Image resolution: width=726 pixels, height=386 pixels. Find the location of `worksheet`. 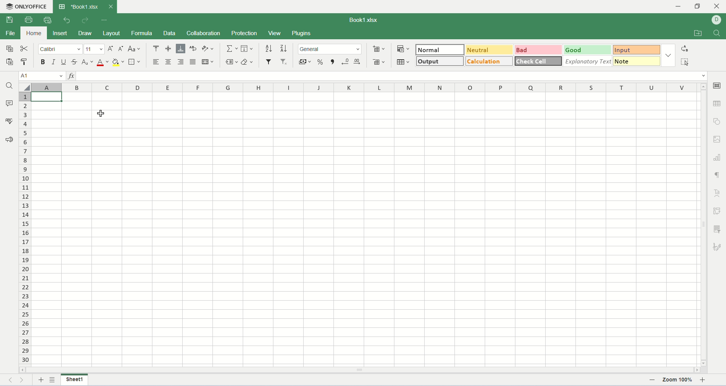

worksheet is located at coordinates (363, 229).